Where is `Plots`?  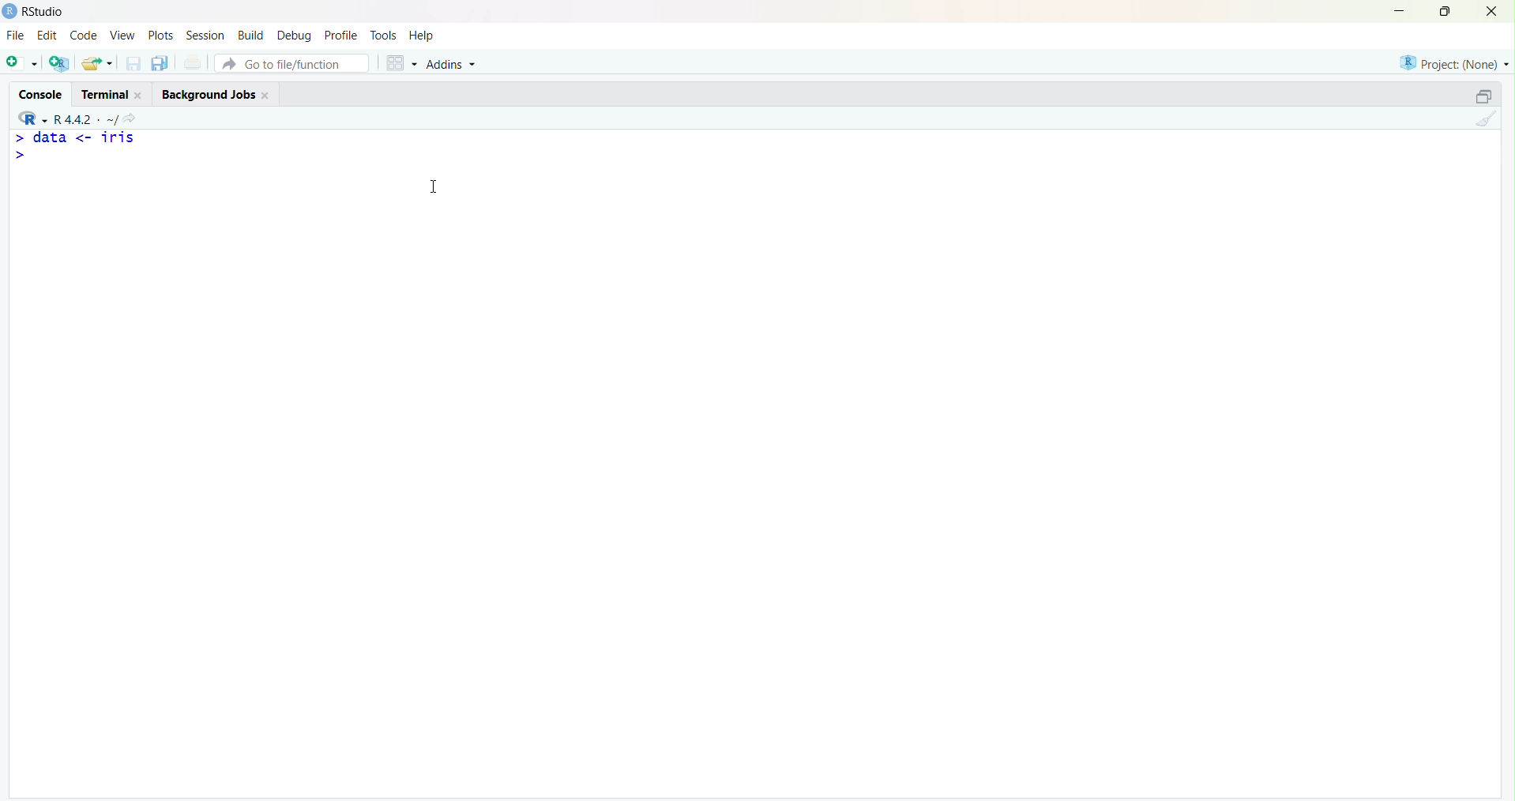
Plots is located at coordinates (160, 35).